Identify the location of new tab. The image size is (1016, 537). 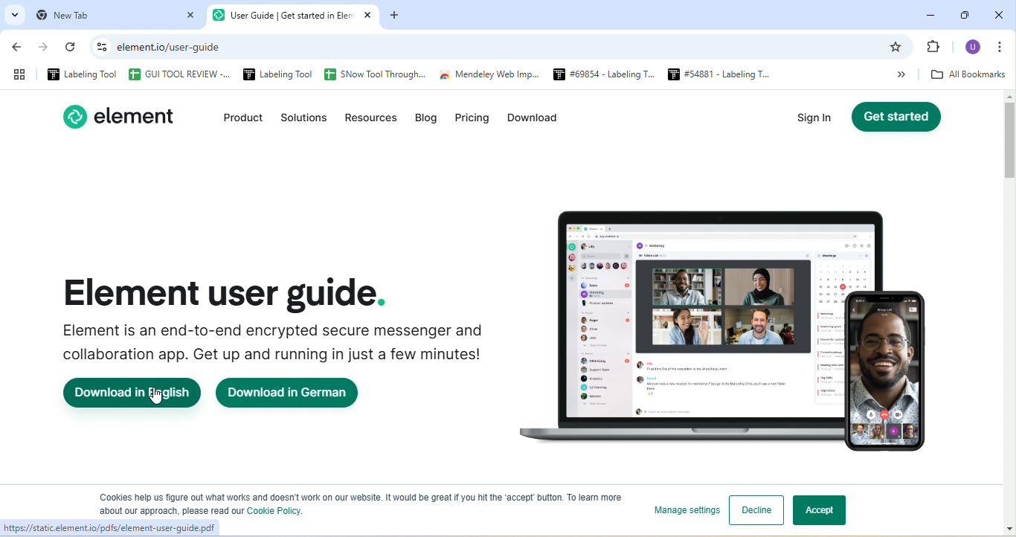
(115, 16).